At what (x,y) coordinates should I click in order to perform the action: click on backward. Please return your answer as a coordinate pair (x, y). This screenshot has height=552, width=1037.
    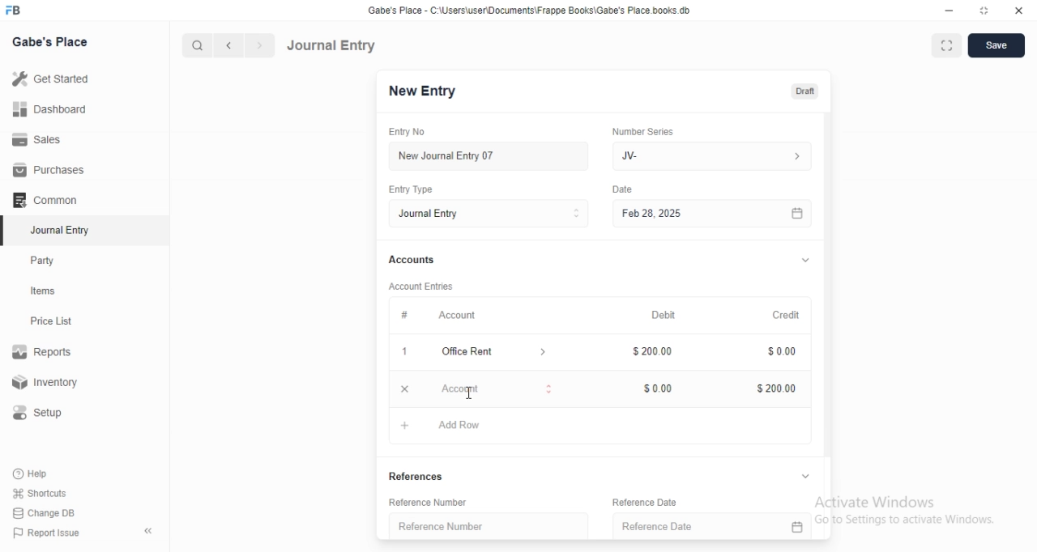
    Looking at the image, I should click on (228, 45).